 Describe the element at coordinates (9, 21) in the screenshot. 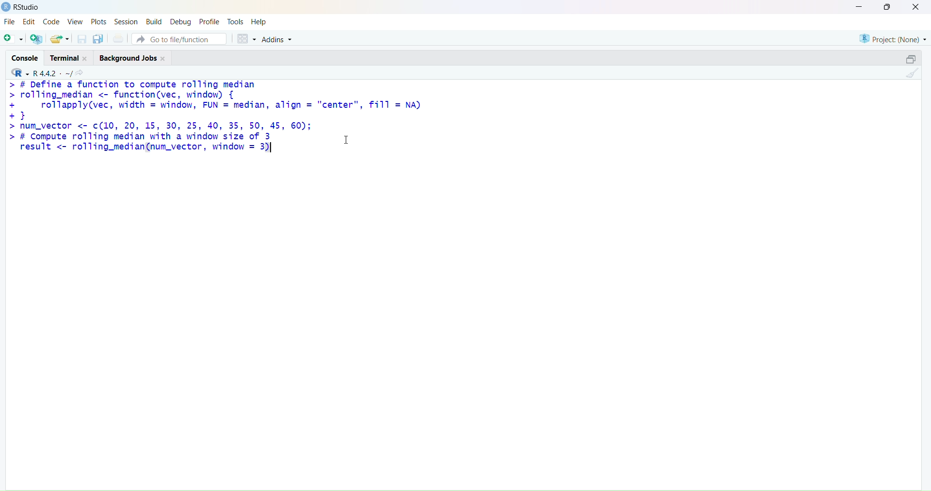

I see `file` at that location.